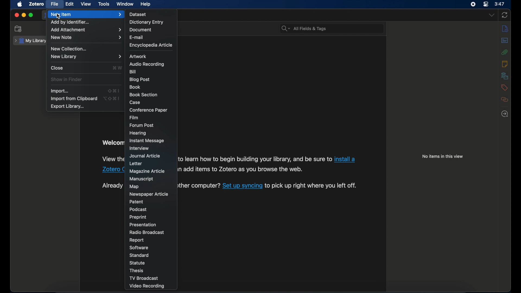 This screenshot has height=293, width=521. What do you see at coordinates (23, 15) in the screenshot?
I see `minimize` at bounding box center [23, 15].